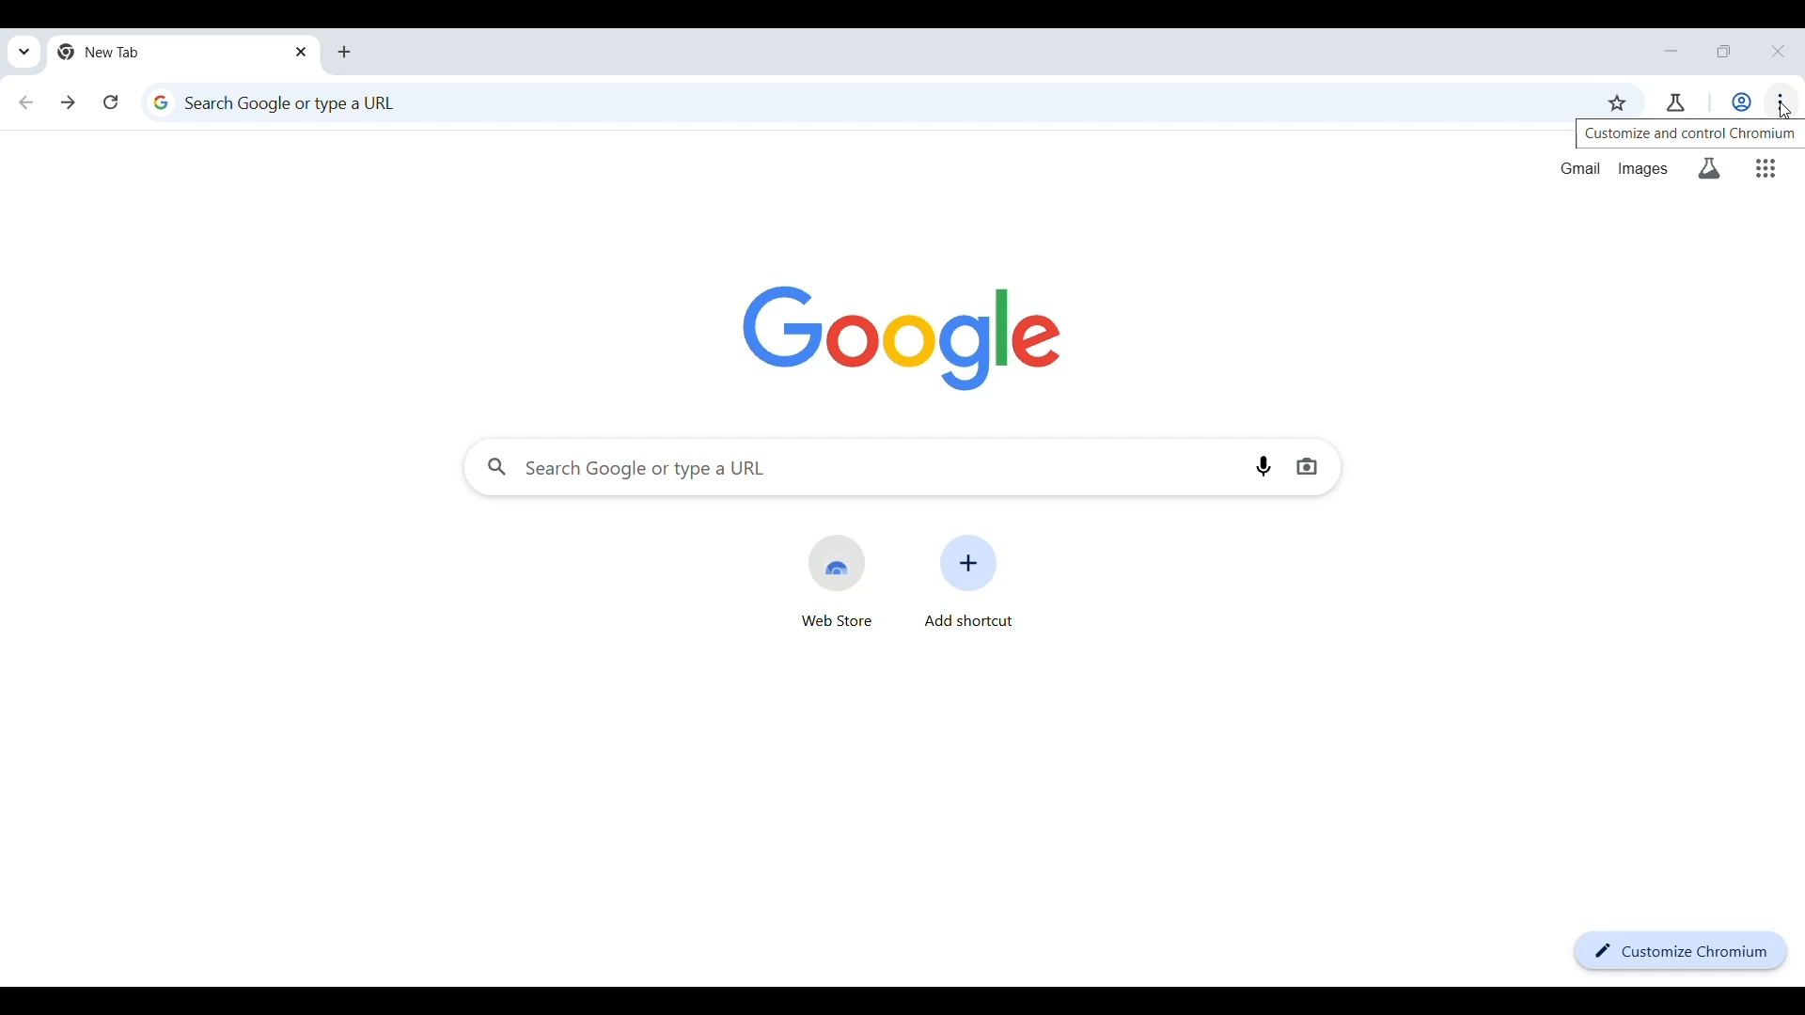 This screenshot has width=1805, height=1015. What do you see at coordinates (111, 101) in the screenshot?
I see `Reload page` at bounding box center [111, 101].